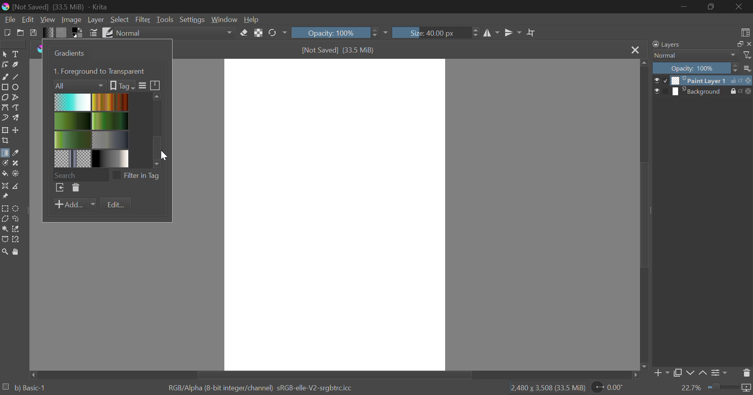 The height and width of the screenshot is (395, 753). What do you see at coordinates (16, 219) in the screenshot?
I see `Freehand Selection` at bounding box center [16, 219].